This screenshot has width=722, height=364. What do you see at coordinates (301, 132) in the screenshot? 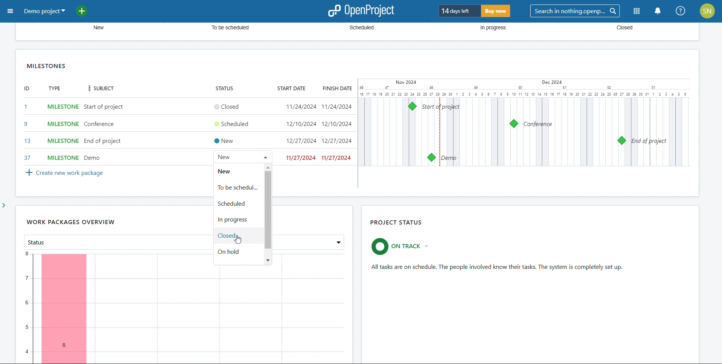
I see `set start date` at bounding box center [301, 132].